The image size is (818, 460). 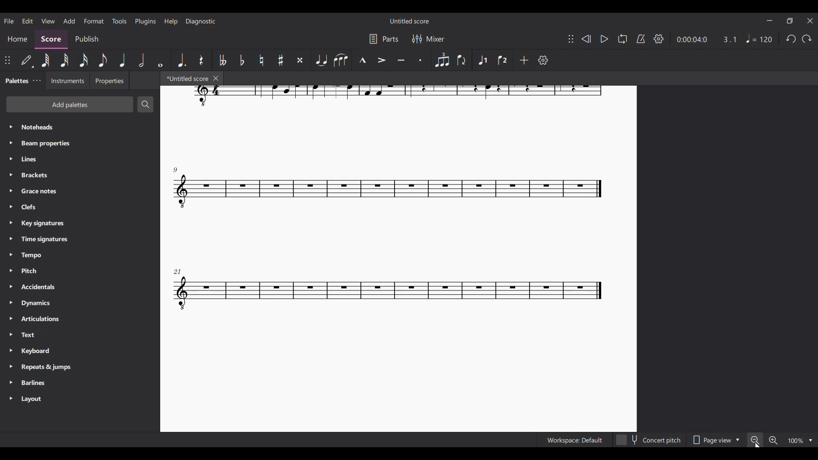 I want to click on Loop playback, so click(x=623, y=39).